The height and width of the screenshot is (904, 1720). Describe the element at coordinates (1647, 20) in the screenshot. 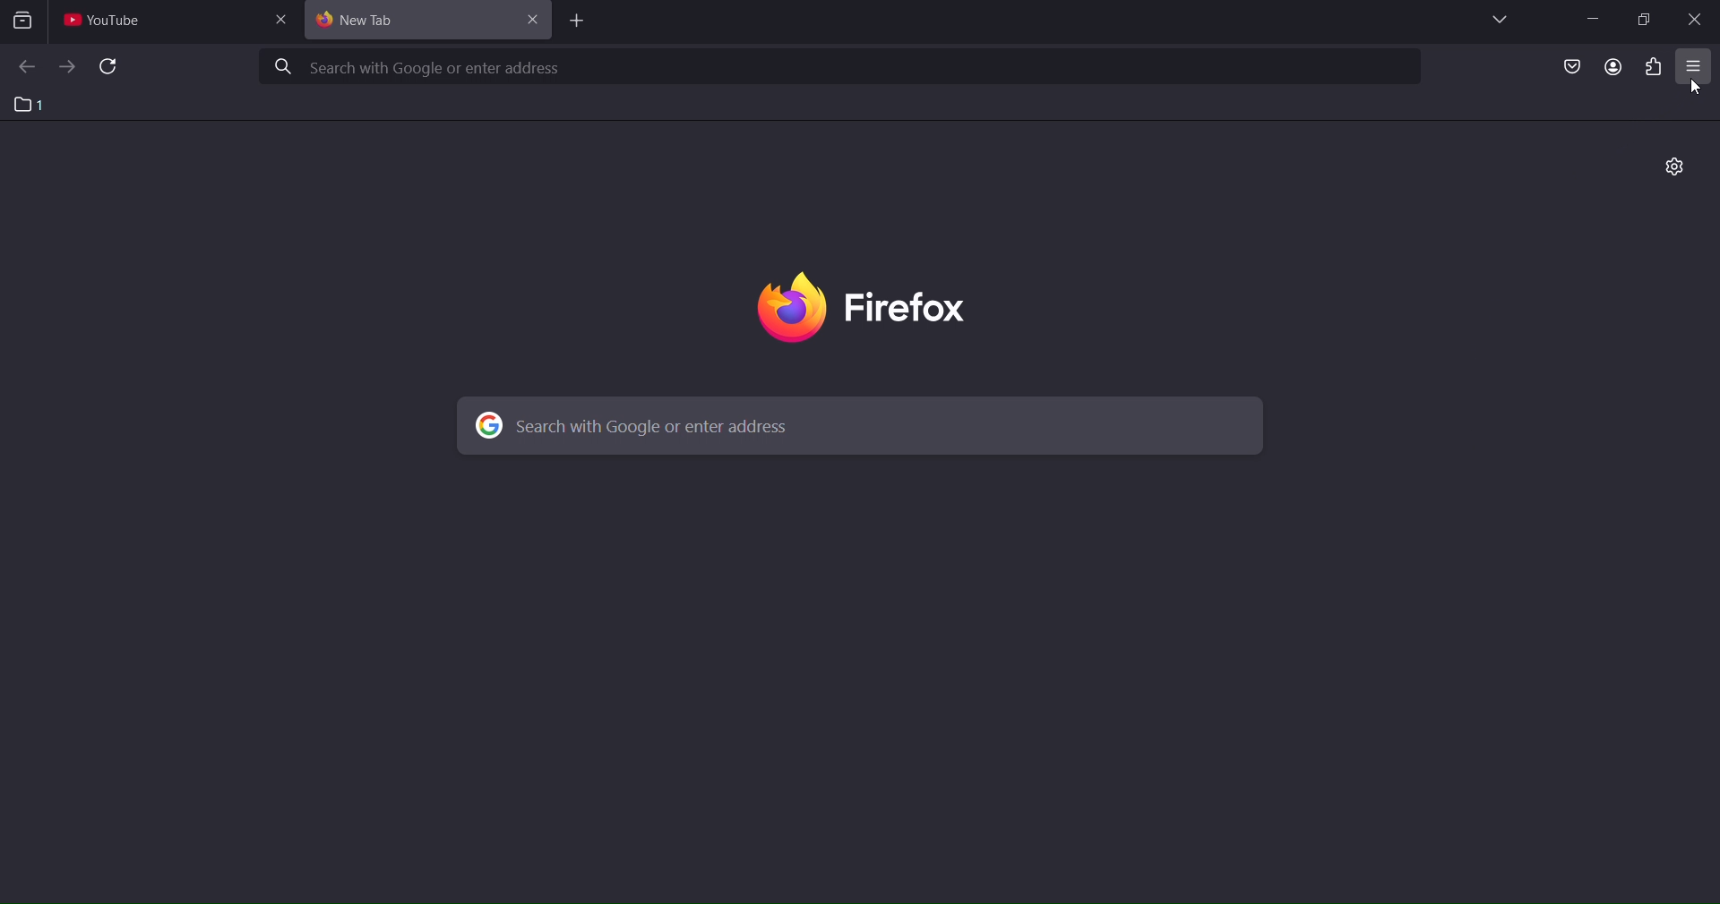

I see `restore down` at that location.